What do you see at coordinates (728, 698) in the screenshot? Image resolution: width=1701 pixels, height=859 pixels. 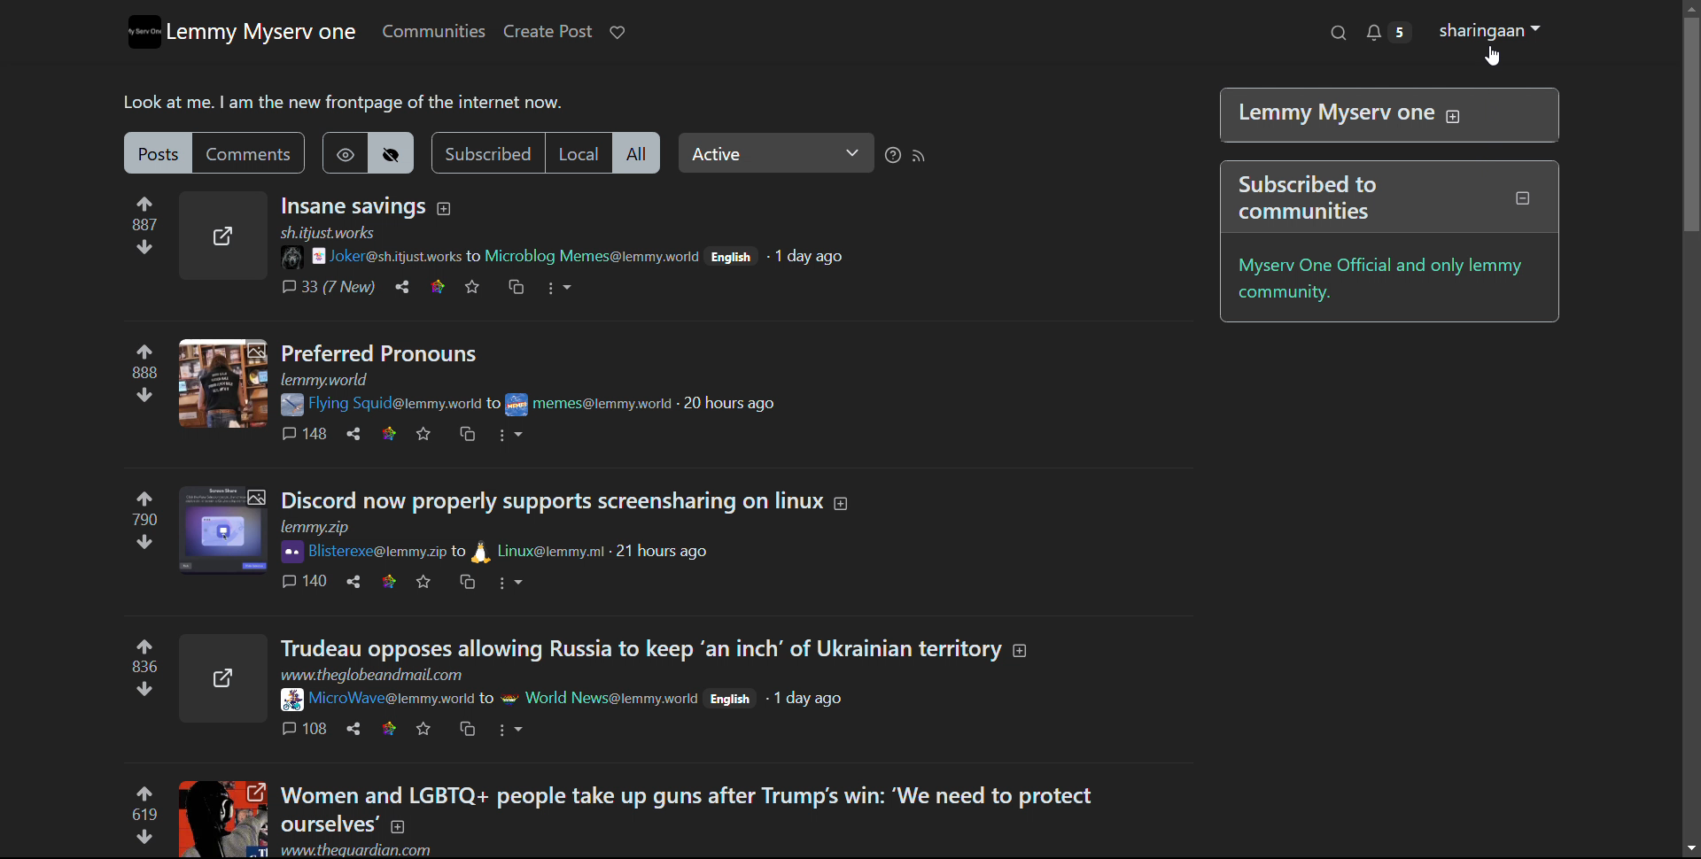 I see `English` at bounding box center [728, 698].